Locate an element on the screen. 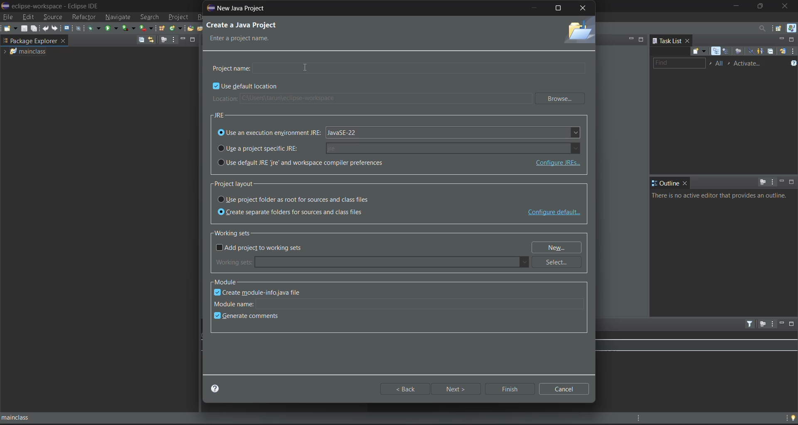 The image size is (798, 425). project is located at coordinates (179, 18).